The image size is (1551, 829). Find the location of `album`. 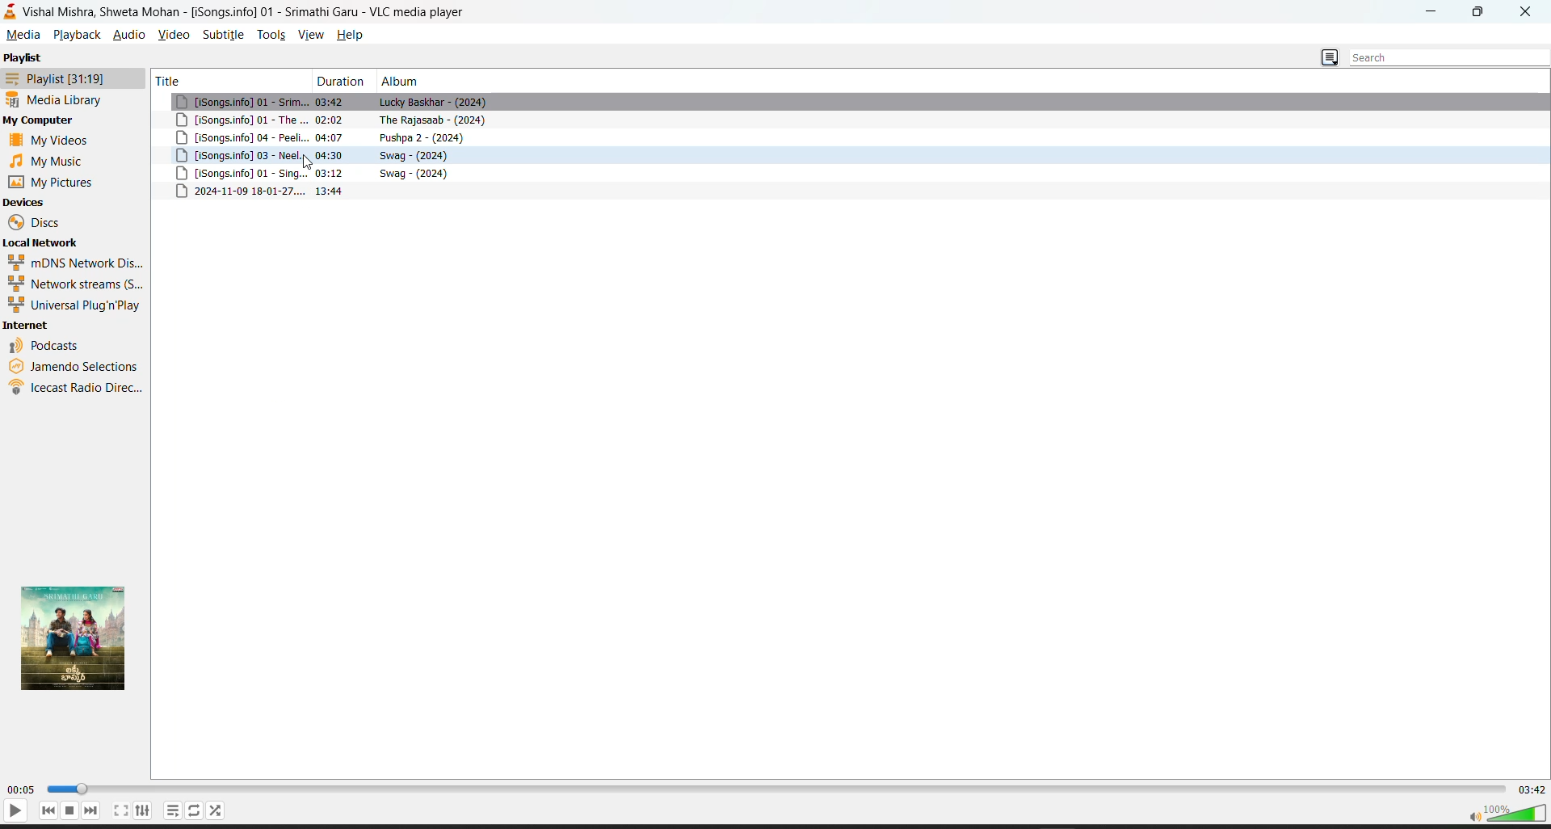

album is located at coordinates (405, 81).